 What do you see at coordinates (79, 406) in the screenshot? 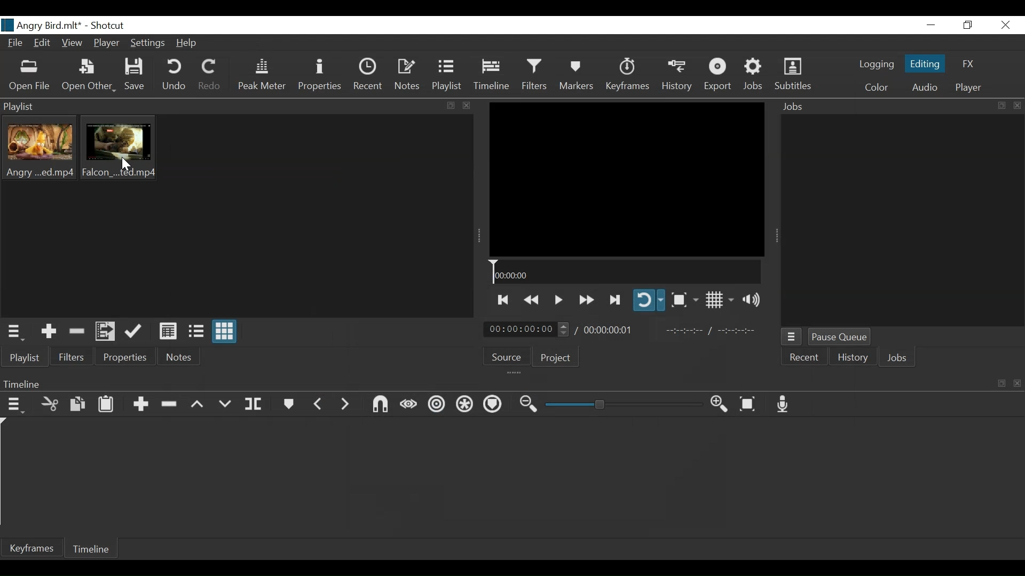
I see `Copy` at bounding box center [79, 406].